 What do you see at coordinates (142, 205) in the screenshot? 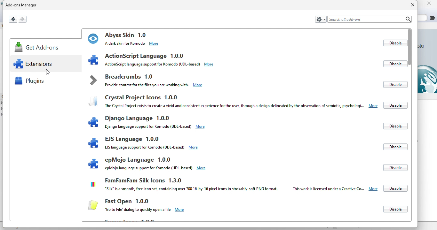
I see `fast open 1.0.0` at bounding box center [142, 205].